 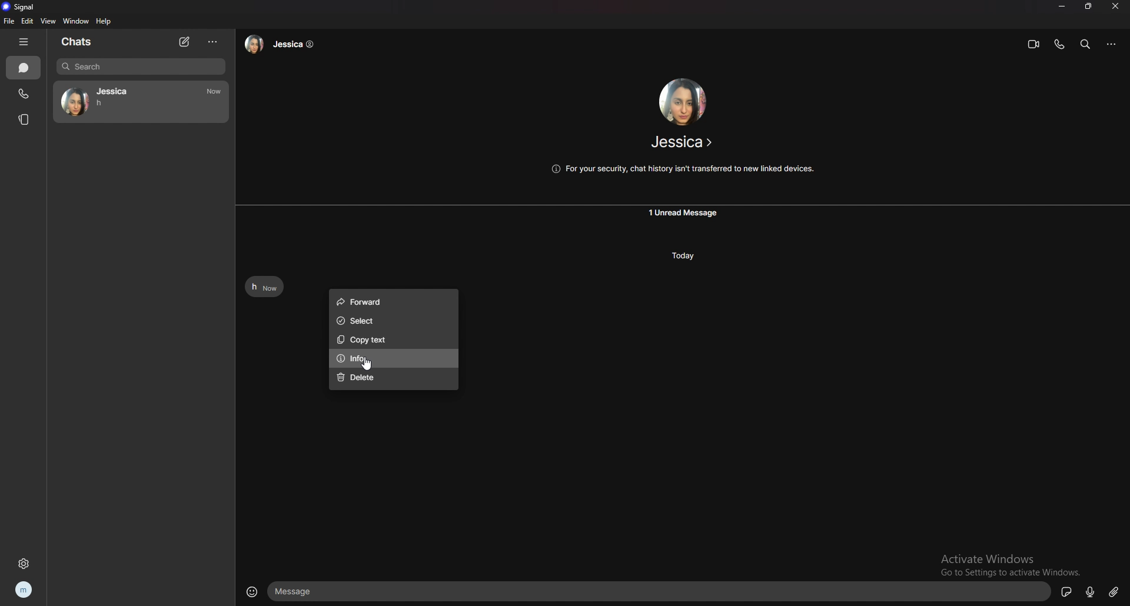 I want to click on mic, so click(x=1089, y=591).